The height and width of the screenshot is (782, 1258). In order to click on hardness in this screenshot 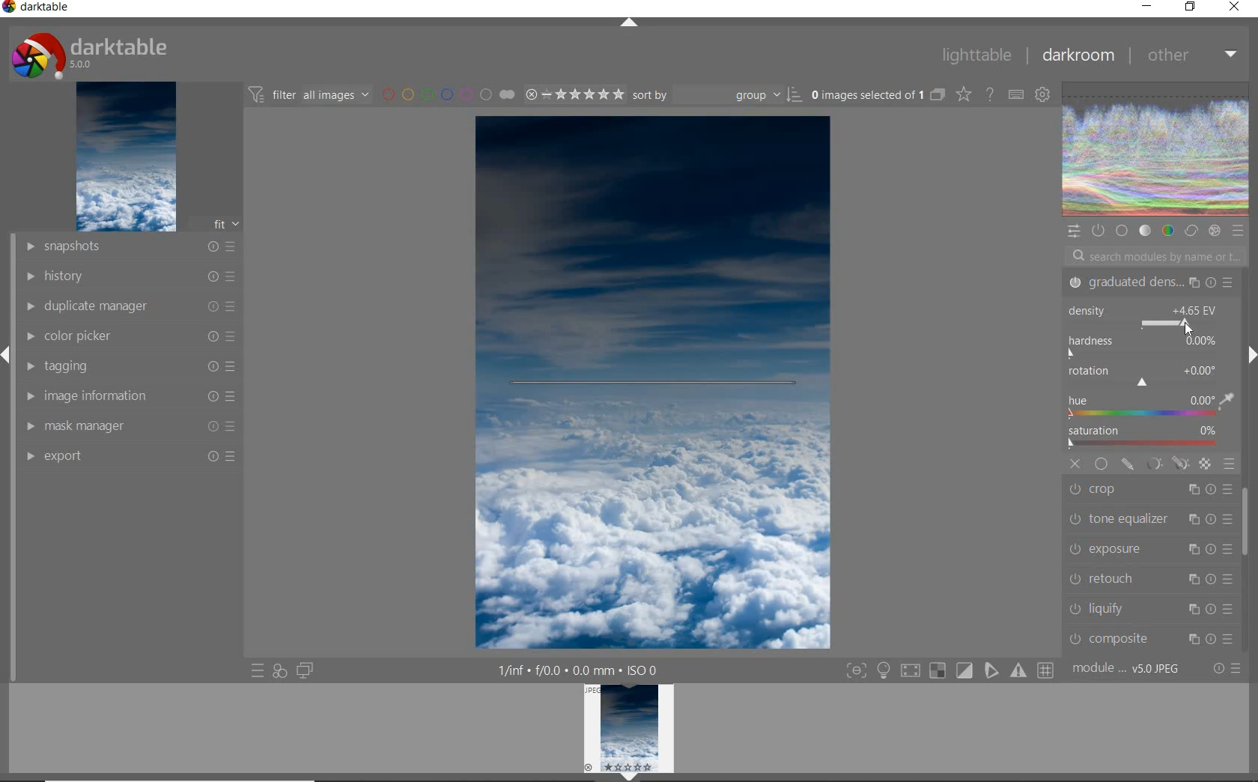, I will do `click(1146, 348)`.